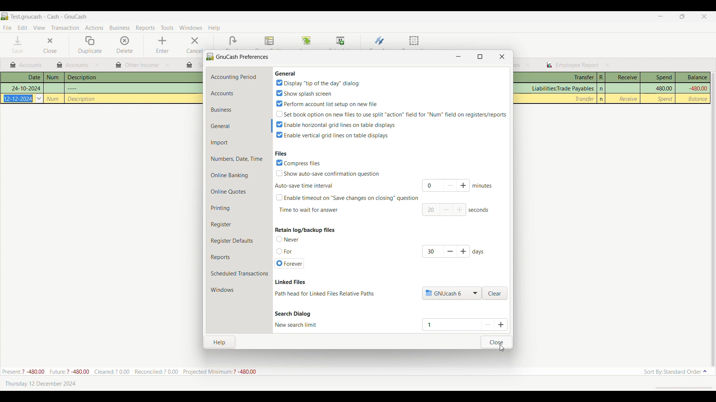 Image resolution: width=716 pixels, height=402 pixels. I want to click on Show in smaller tab, so click(682, 16).